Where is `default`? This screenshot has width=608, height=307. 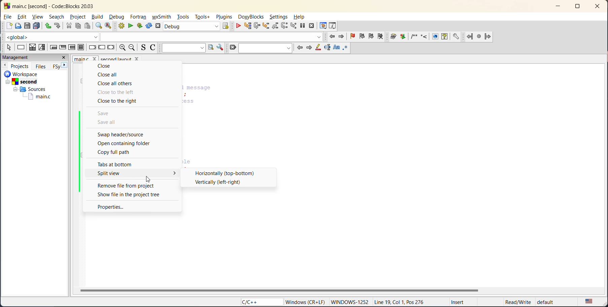 default is located at coordinates (553, 301).